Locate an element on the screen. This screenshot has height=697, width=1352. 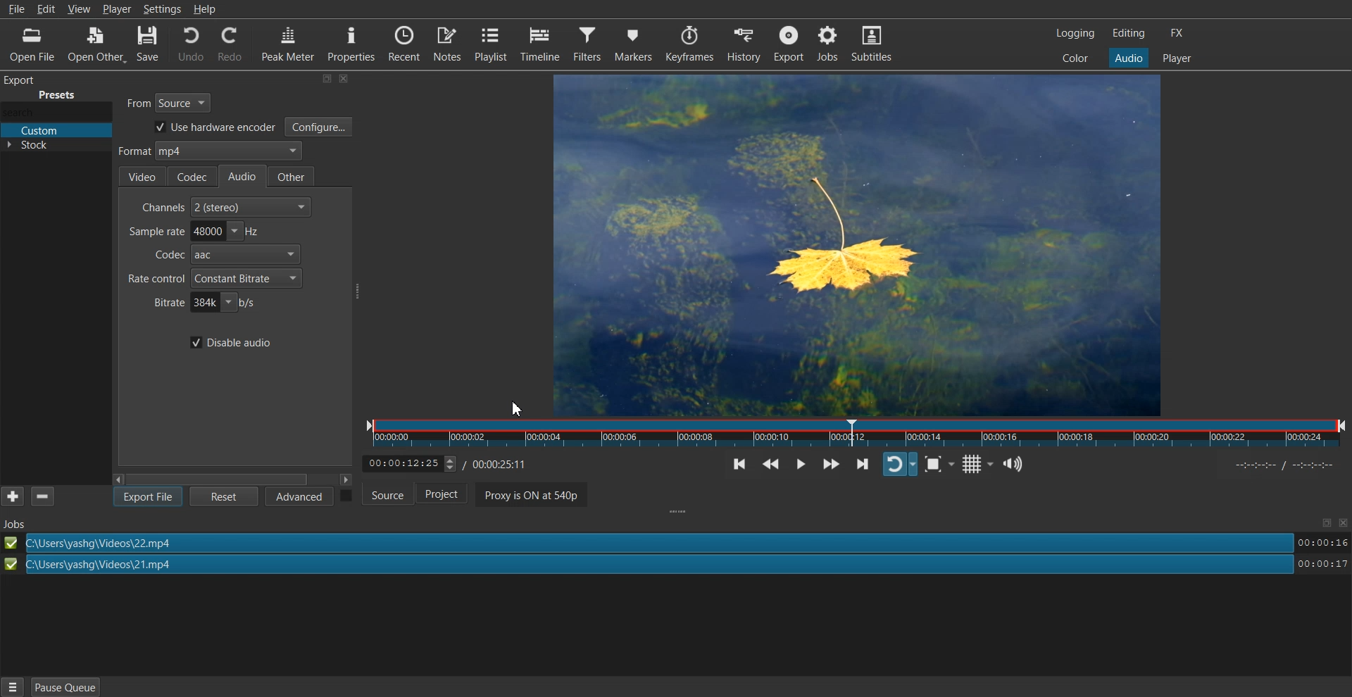
Audio format selector is located at coordinates (208, 152).